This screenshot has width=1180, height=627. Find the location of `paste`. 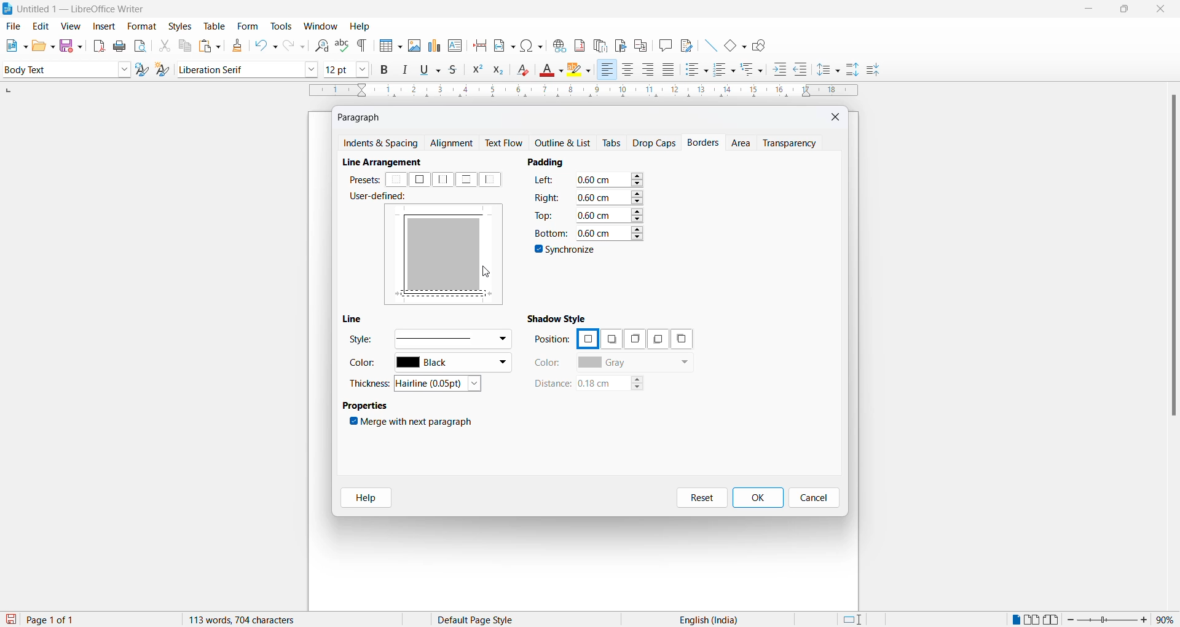

paste is located at coordinates (208, 47).